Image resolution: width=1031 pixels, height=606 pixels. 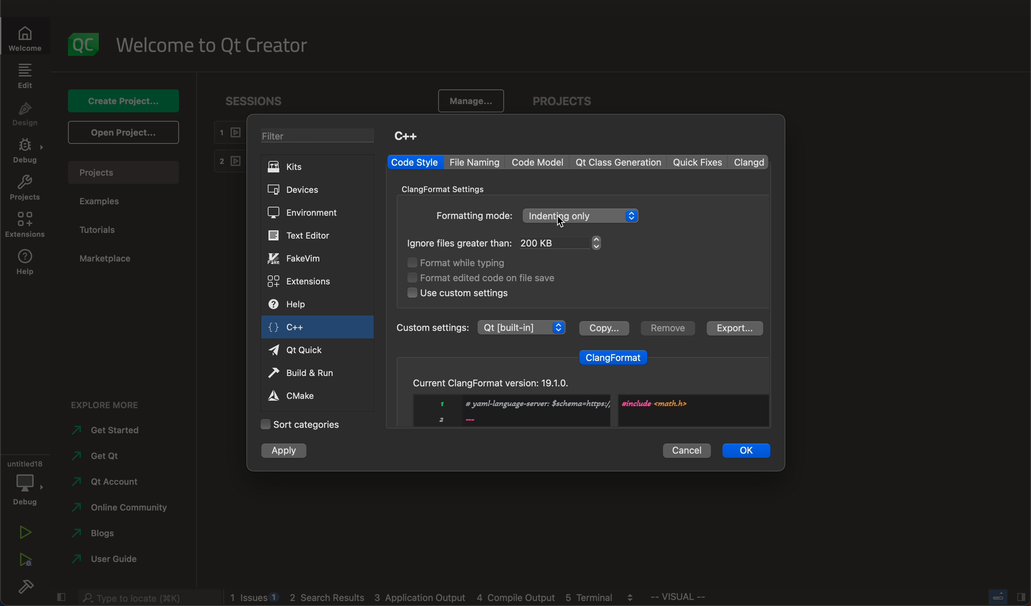 What do you see at coordinates (300, 424) in the screenshot?
I see `categories` at bounding box center [300, 424].